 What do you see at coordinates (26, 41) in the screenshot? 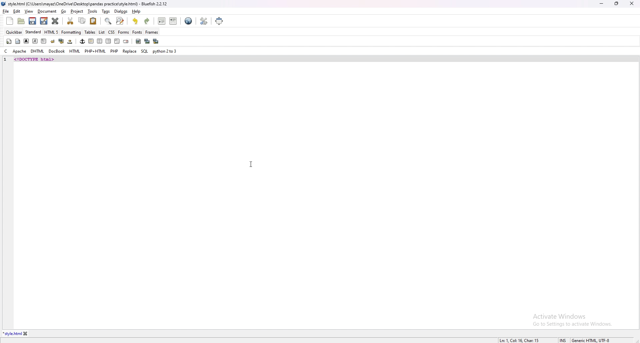
I see `bold` at bounding box center [26, 41].